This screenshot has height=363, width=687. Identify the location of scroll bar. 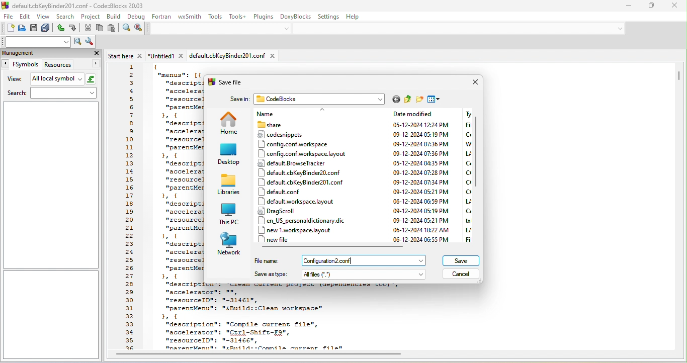
(679, 76).